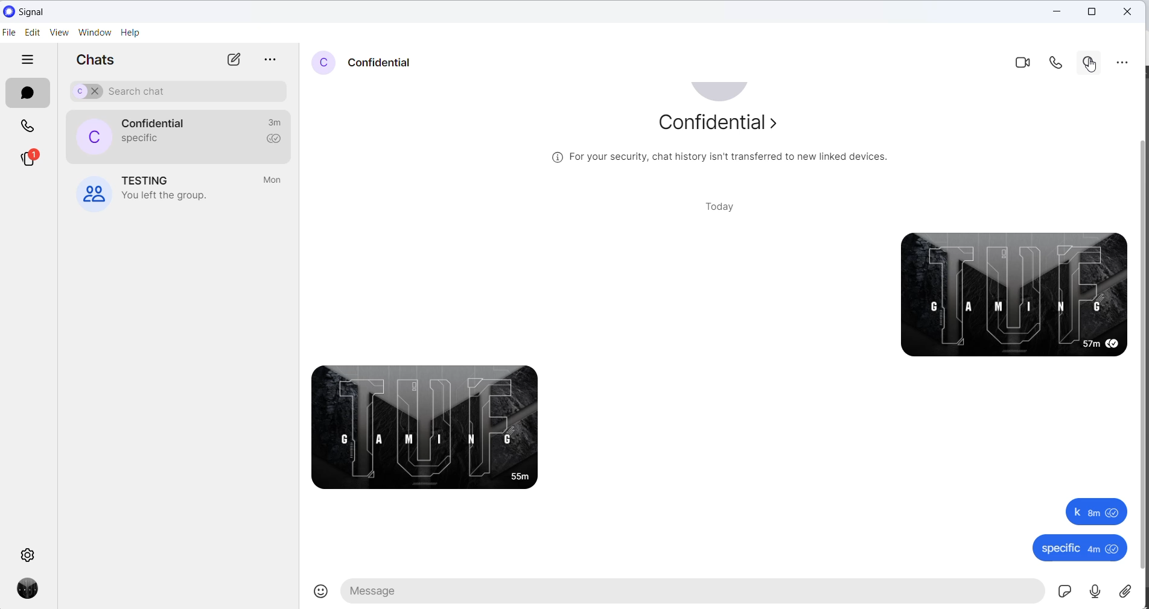  What do you see at coordinates (1023, 63) in the screenshot?
I see `video call` at bounding box center [1023, 63].